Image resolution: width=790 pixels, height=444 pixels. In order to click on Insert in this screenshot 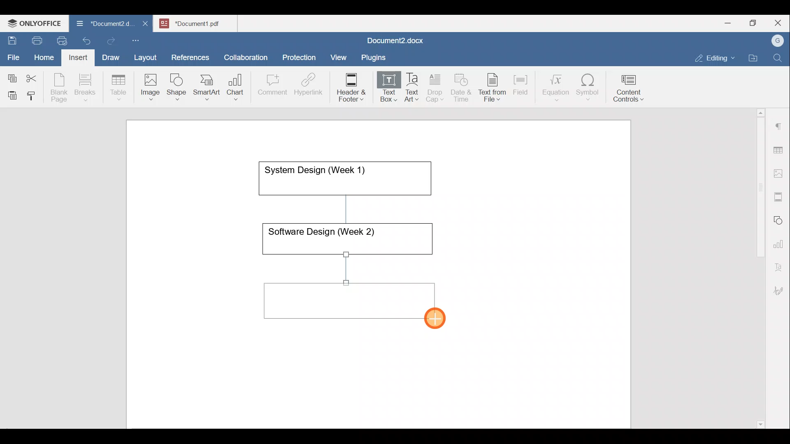, I will do `click(76, 56)`.